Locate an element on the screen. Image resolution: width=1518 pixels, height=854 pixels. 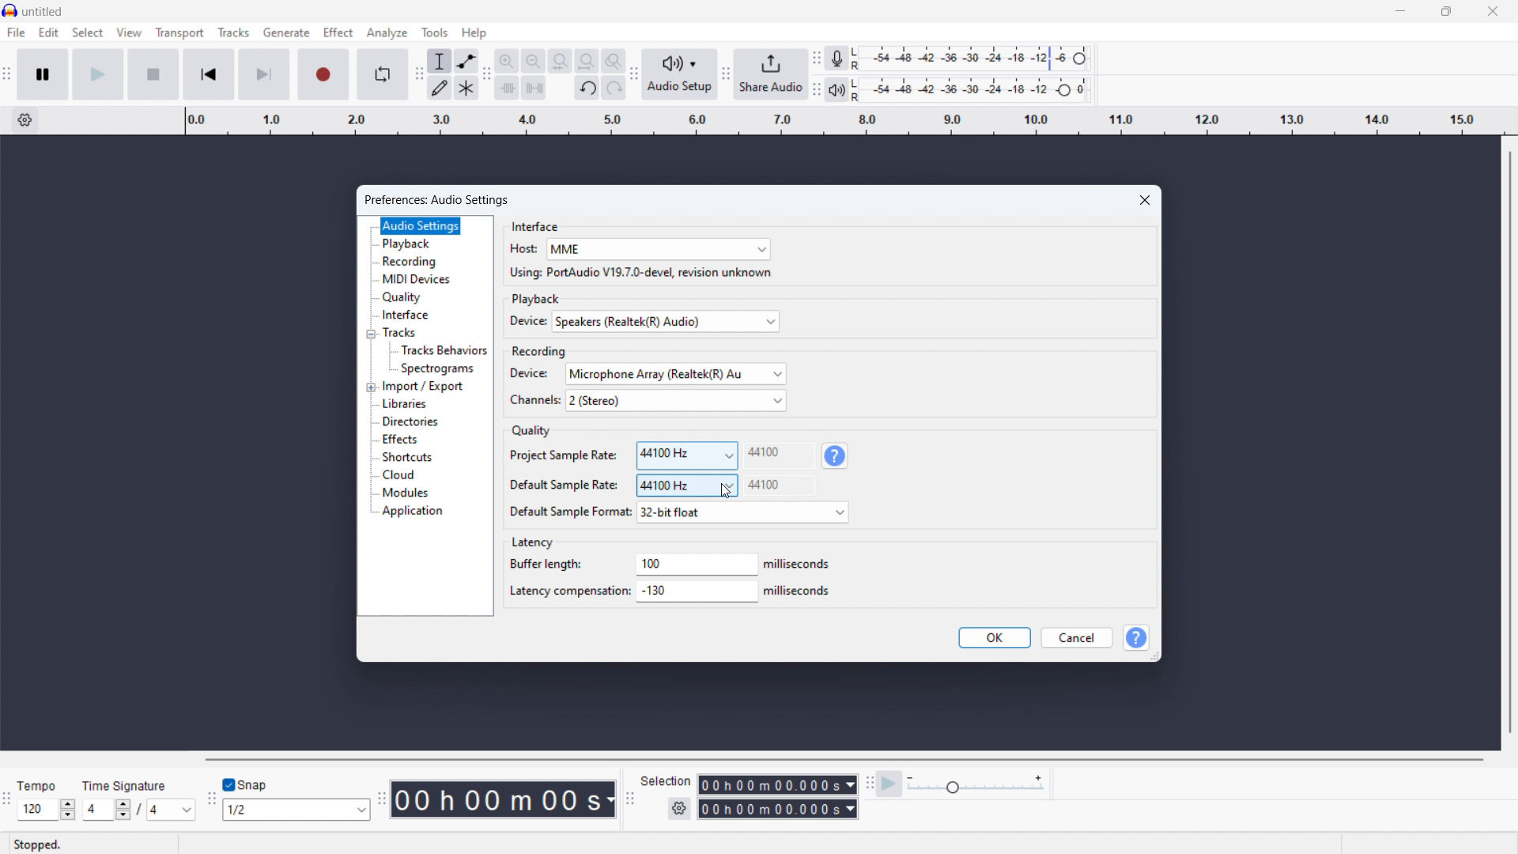
Project sample rate  is located at coordinates (562, 455).